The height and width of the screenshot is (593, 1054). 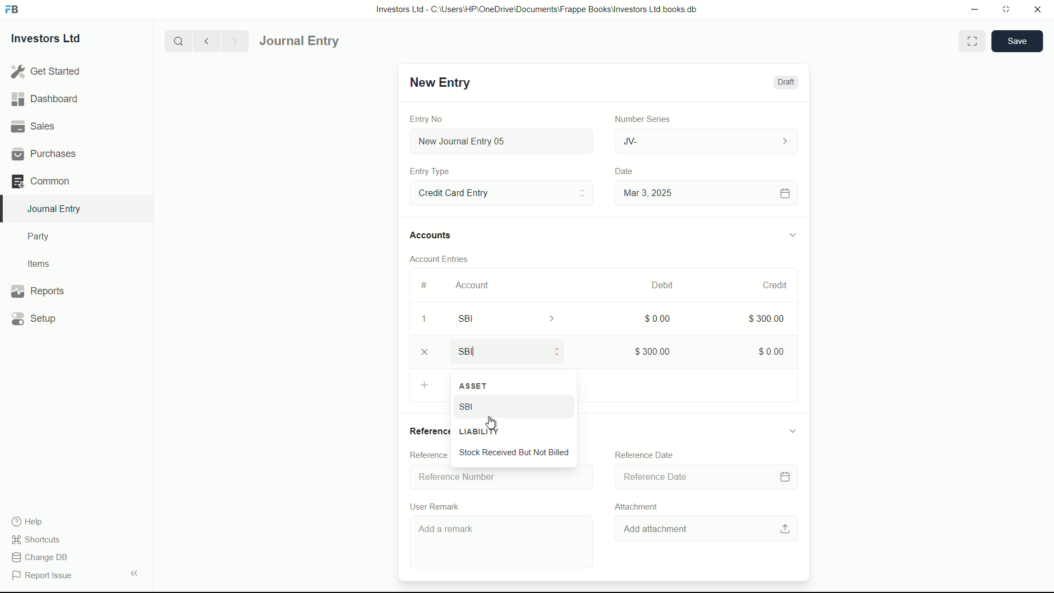 What do you see at coordinates (734, 318) in the screenshot?
I see `300` at bounding box center [734, 318].